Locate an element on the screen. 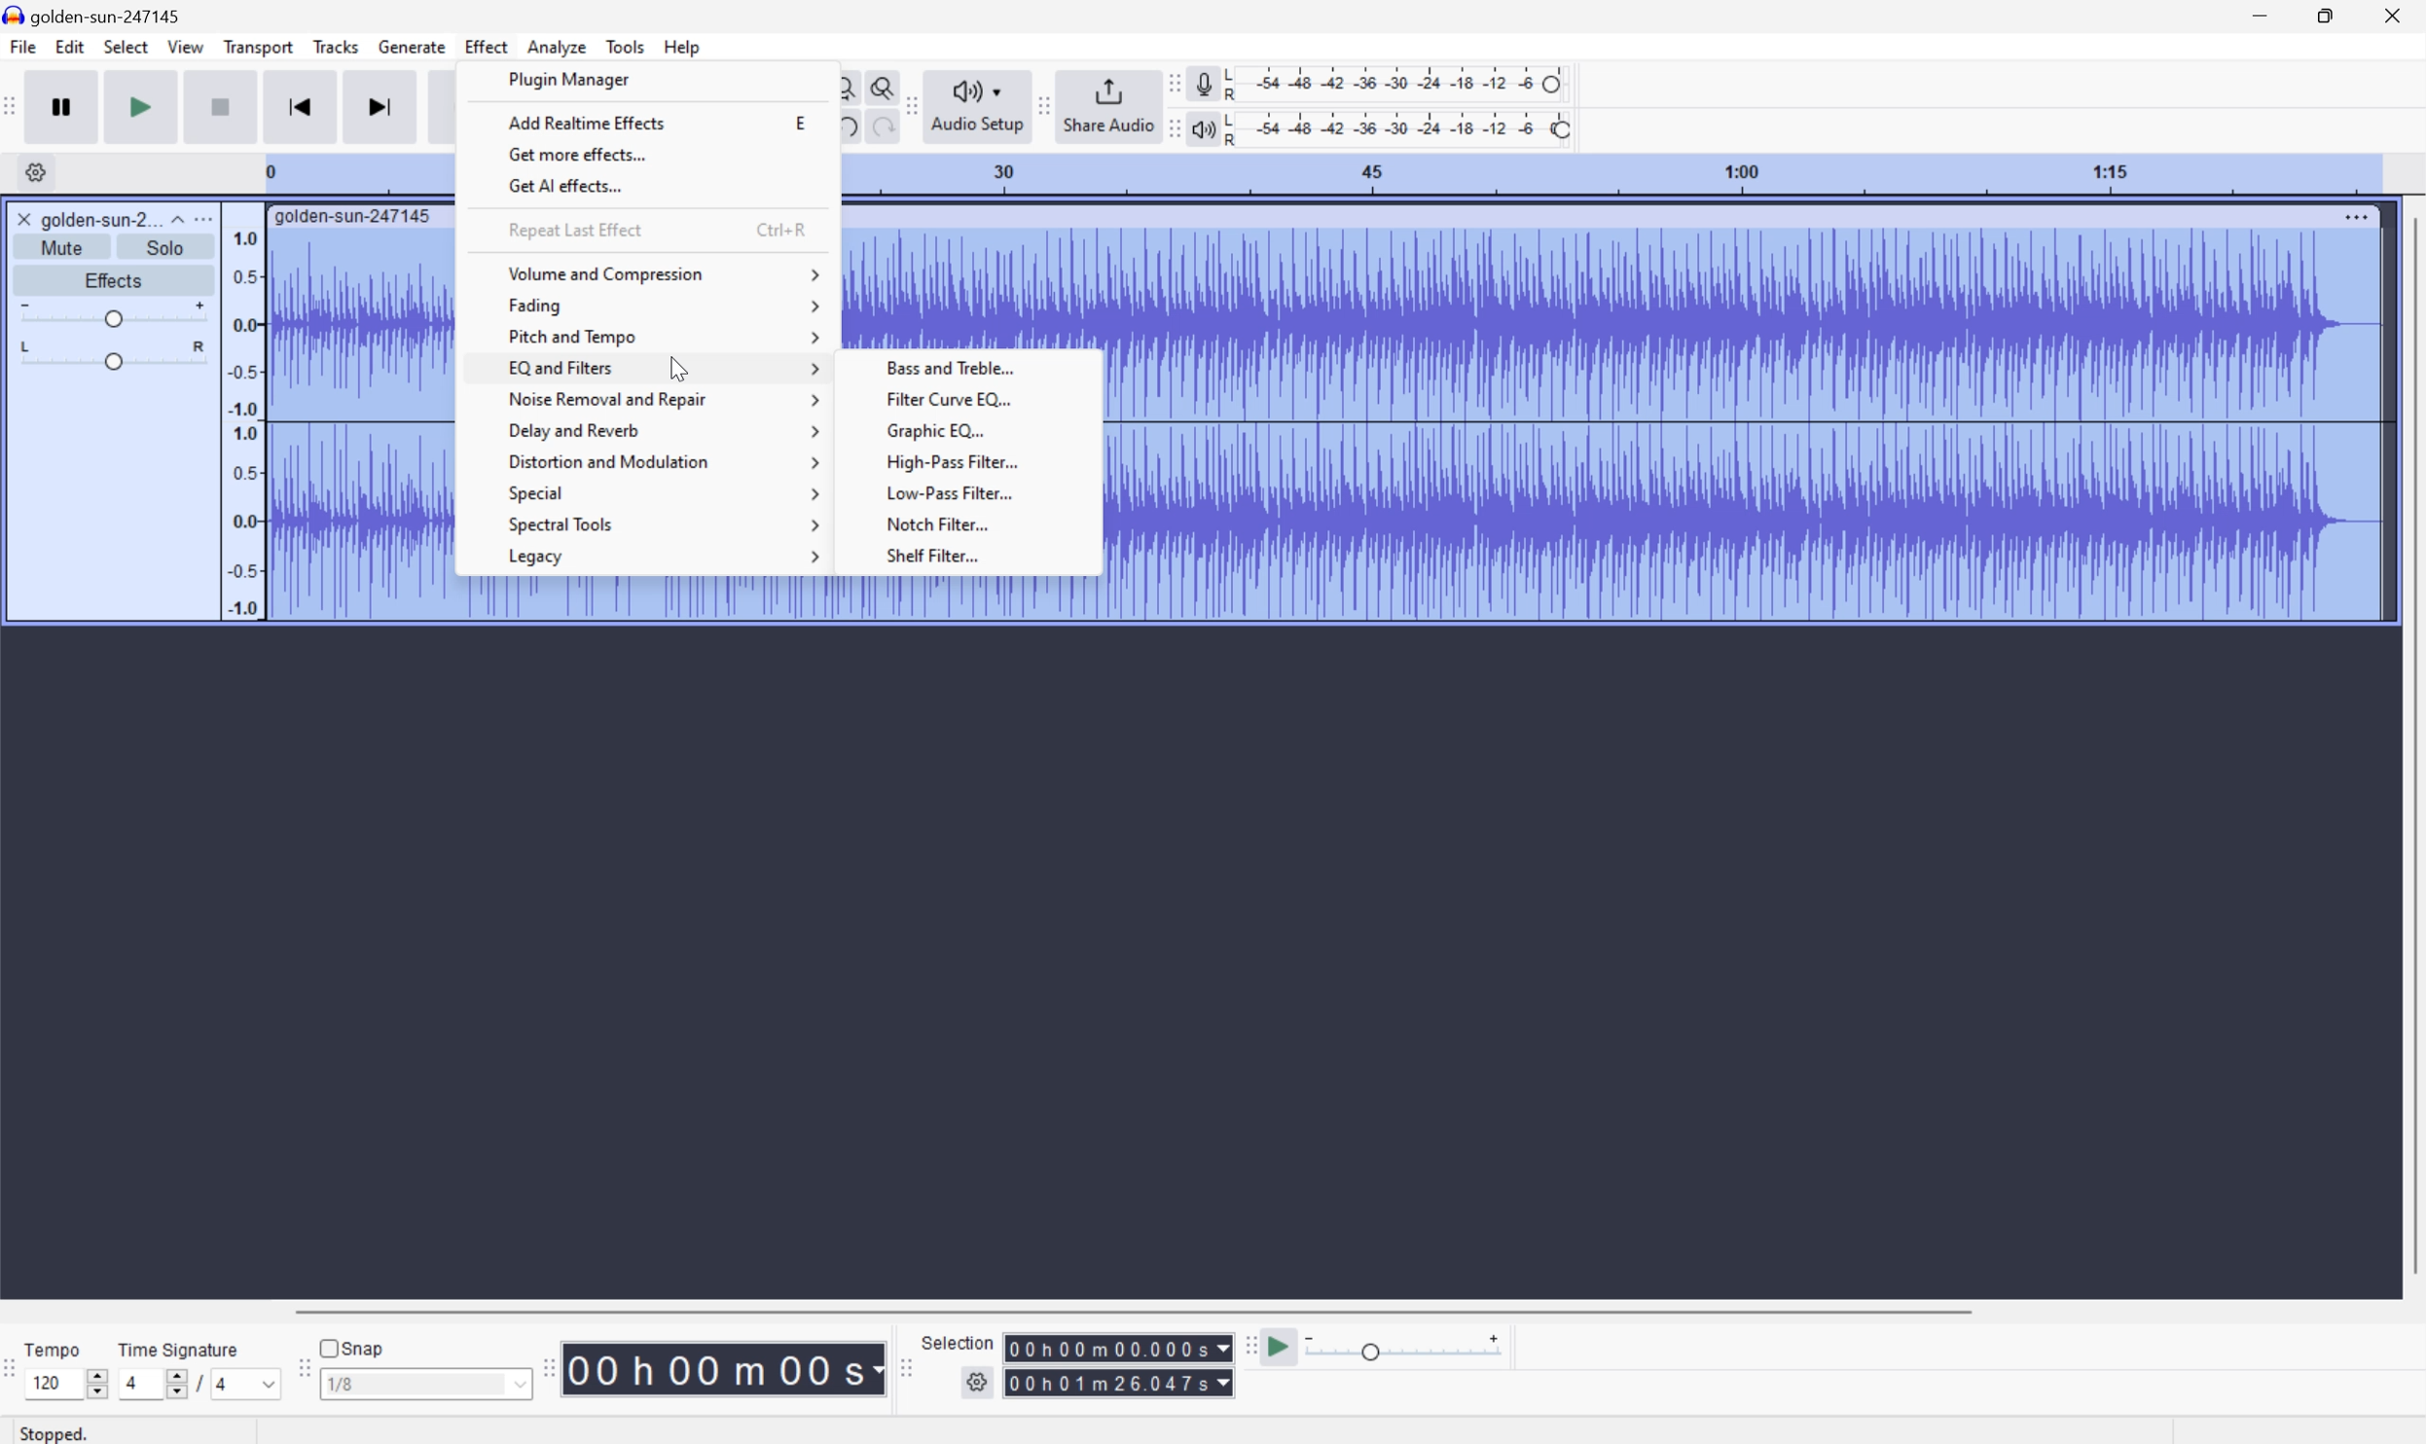  More is located at coordinates (201, 218).